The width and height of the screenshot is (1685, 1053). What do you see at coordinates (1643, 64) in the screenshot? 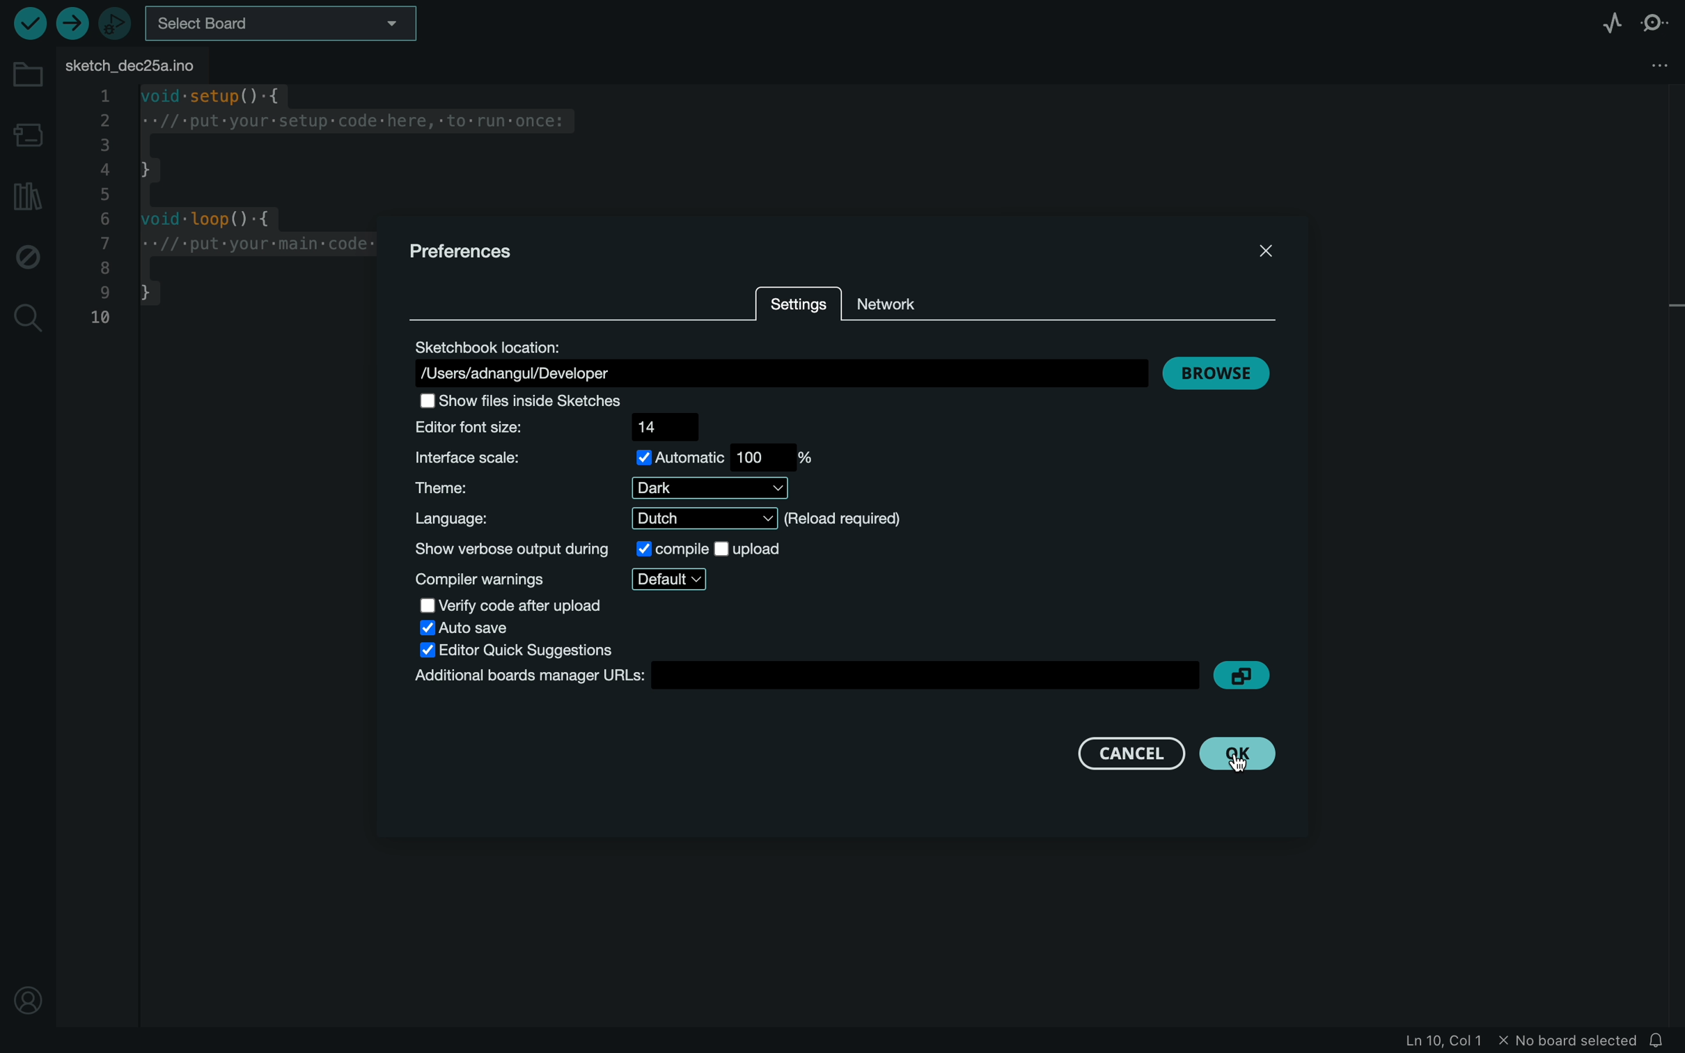
I see `file  setting` at bounding box center [1643, 64].